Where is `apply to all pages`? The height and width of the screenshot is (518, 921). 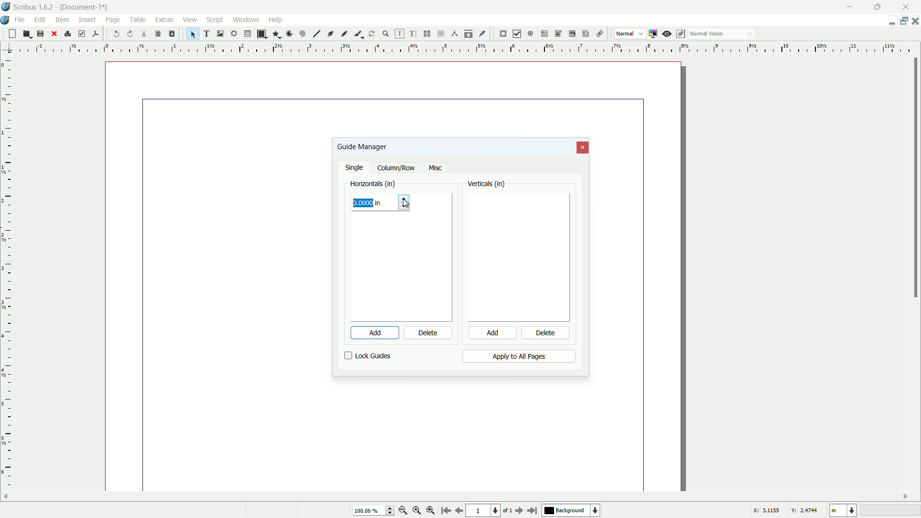 apply to all pages is located at coordinates (519, 356).